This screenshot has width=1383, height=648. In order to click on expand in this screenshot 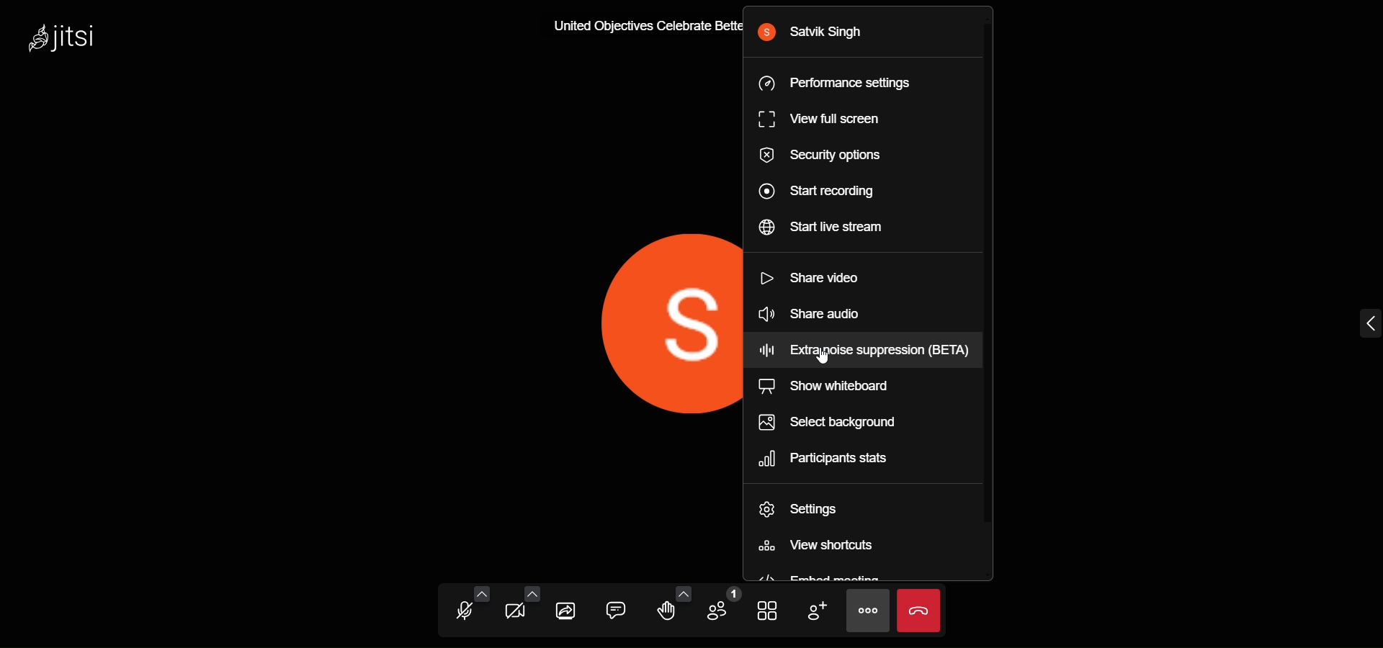, I will do `click(1361, 325)`.